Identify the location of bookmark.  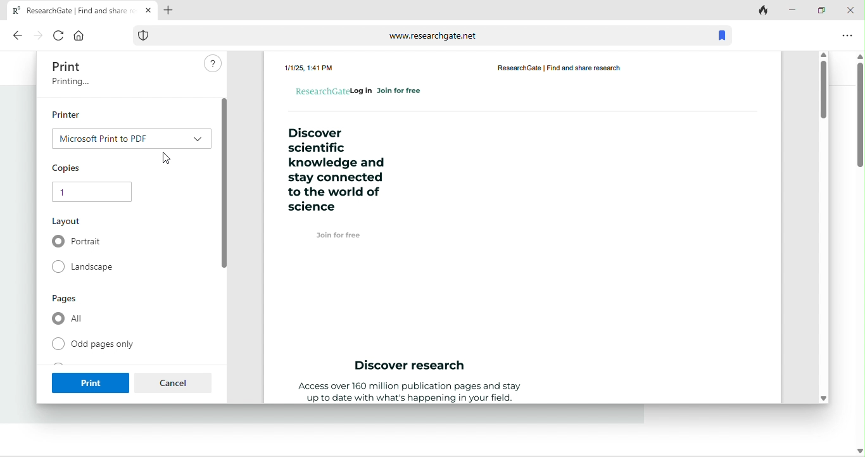
(723, 34).